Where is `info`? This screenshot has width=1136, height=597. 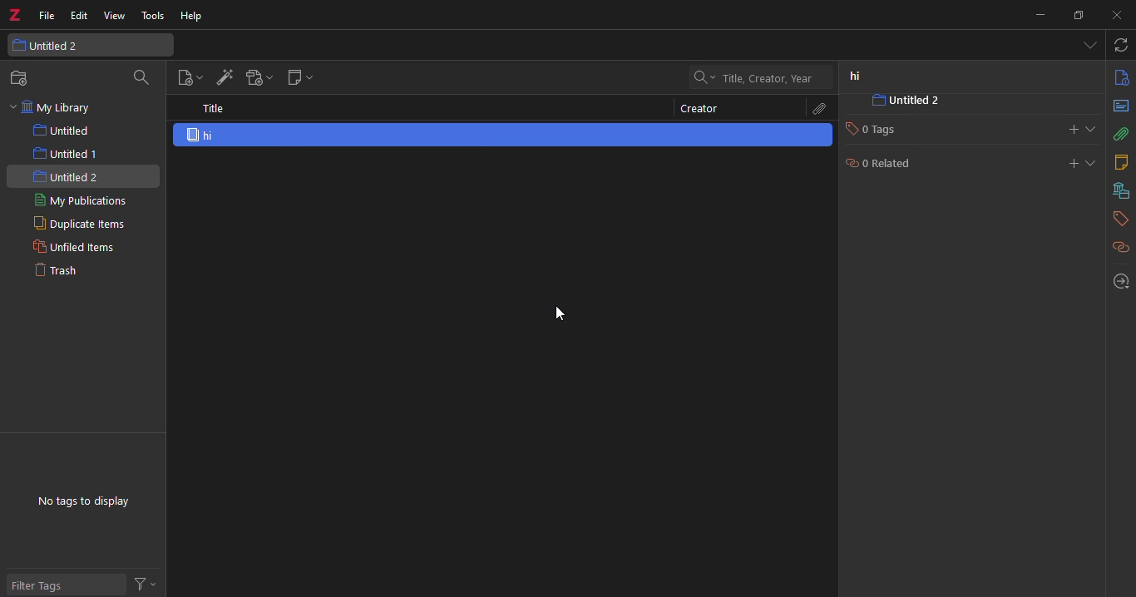
info is located at coordinates (1118, 78).